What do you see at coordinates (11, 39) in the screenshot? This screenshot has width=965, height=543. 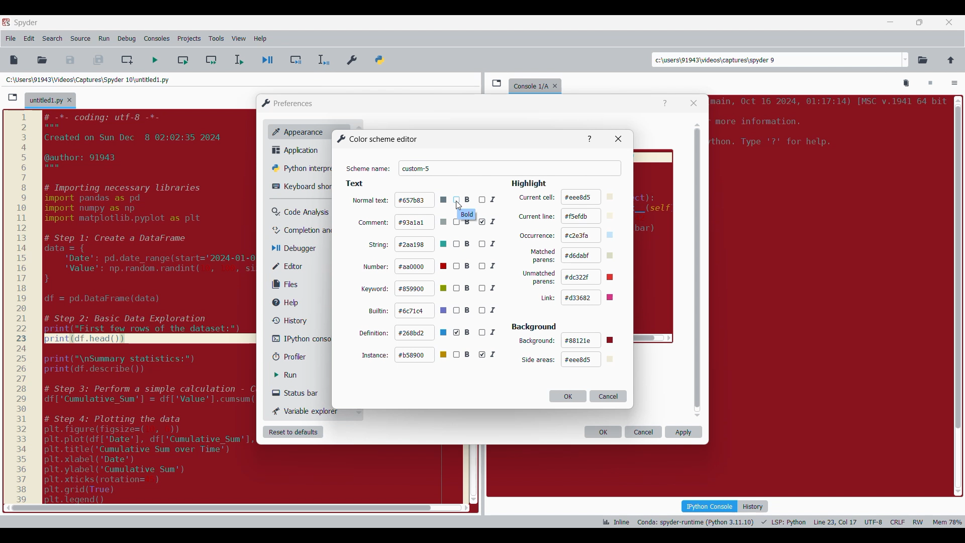 I see `File menu ` at bounding box center [11, 39].